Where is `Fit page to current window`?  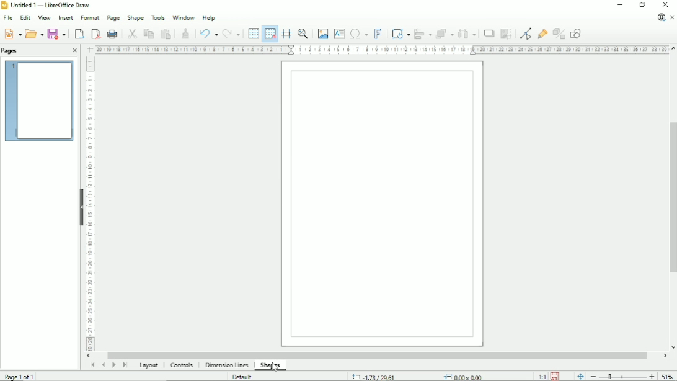 Fit page to current window is located at coordinates (580, 376).